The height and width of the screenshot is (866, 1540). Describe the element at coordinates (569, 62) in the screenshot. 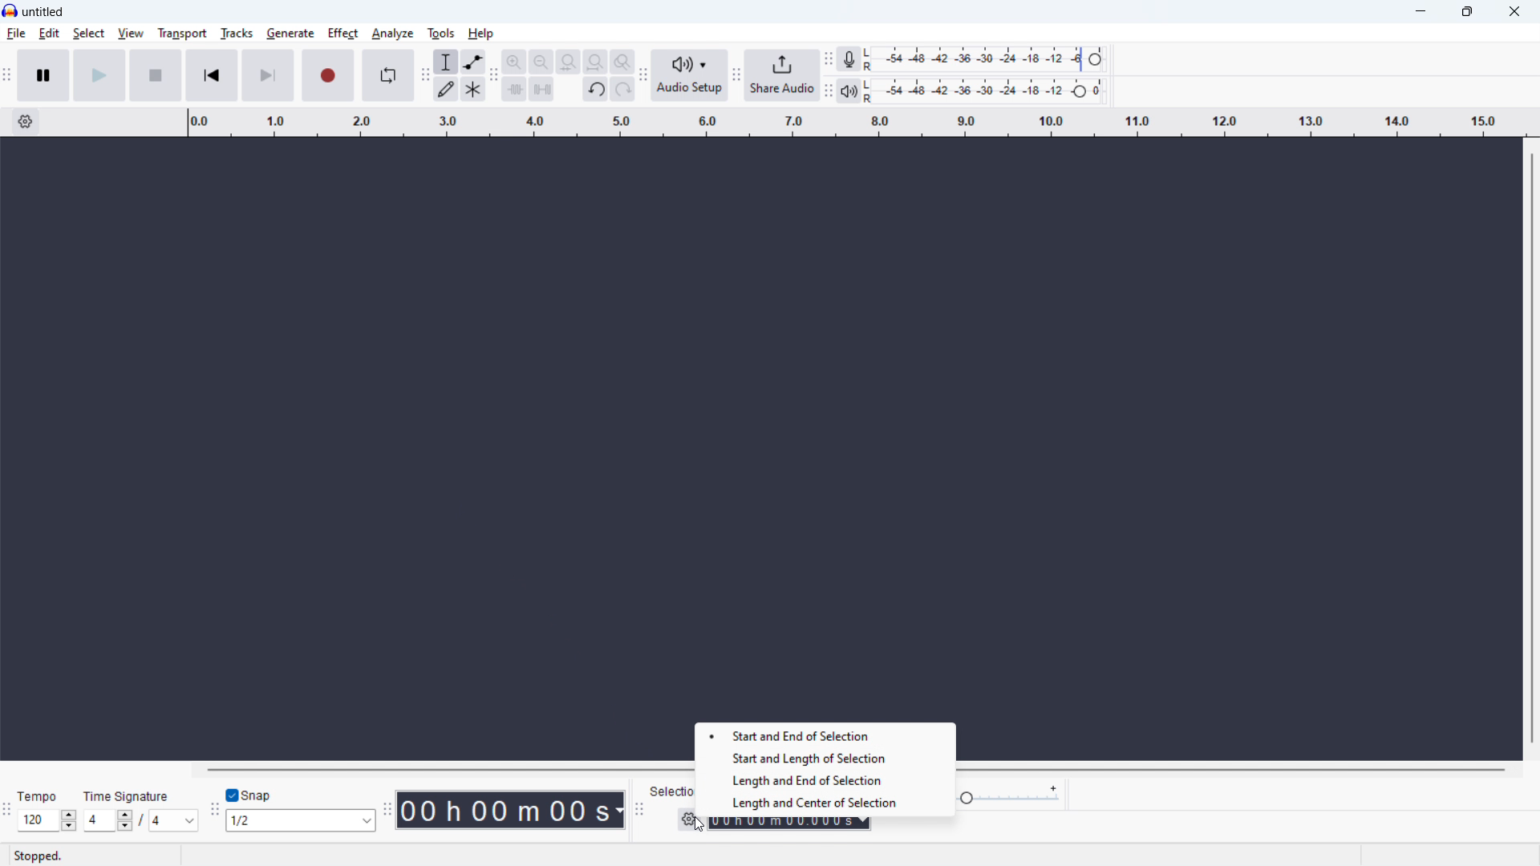

I see `fit selection to width` at that location.